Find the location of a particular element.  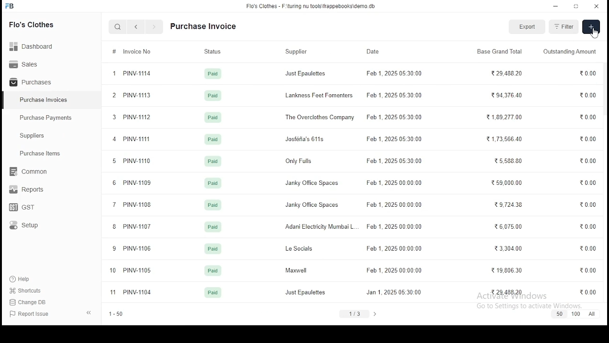

0.00 is located at coordinates (589, 226).